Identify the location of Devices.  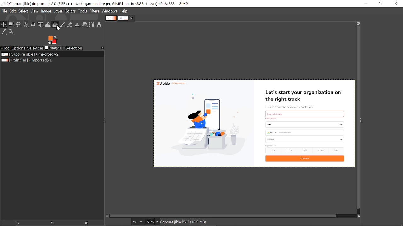
(35, 48).